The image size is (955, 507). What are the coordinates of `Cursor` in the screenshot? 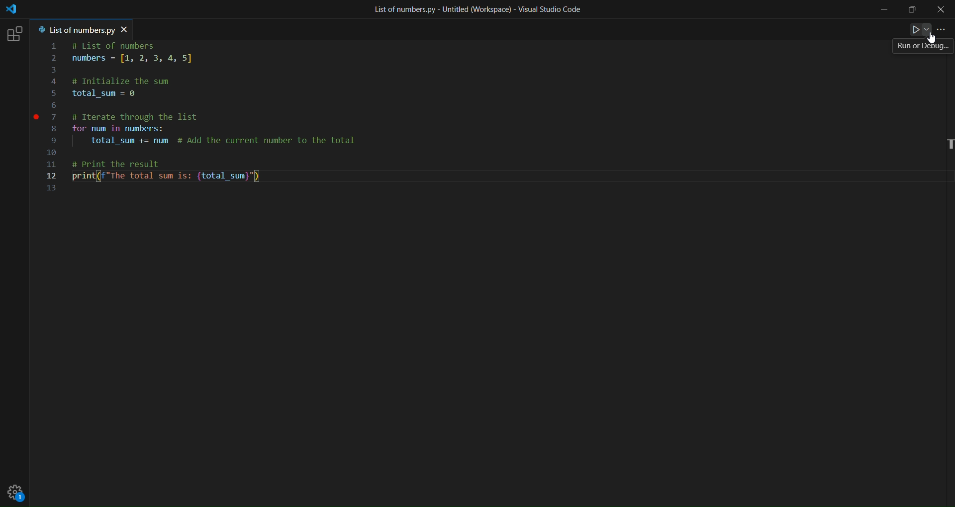 It's located at (933, 38).